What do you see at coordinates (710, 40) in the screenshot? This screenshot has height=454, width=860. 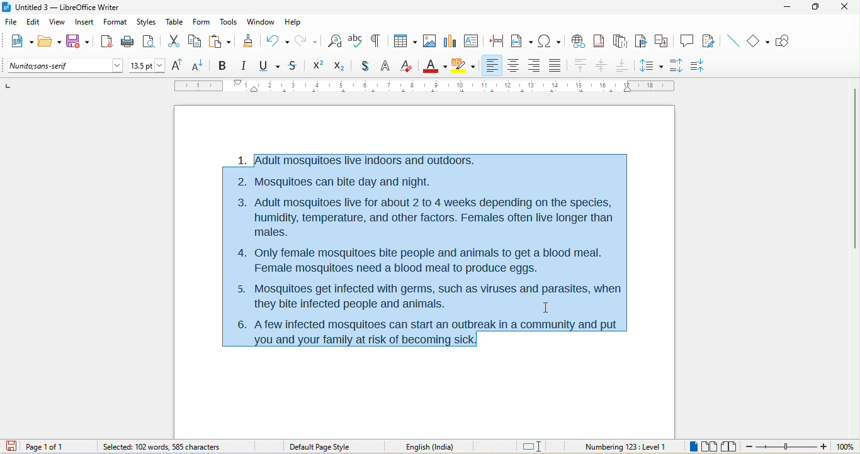 I see `show track changes function` at bounding box center [710, 40].